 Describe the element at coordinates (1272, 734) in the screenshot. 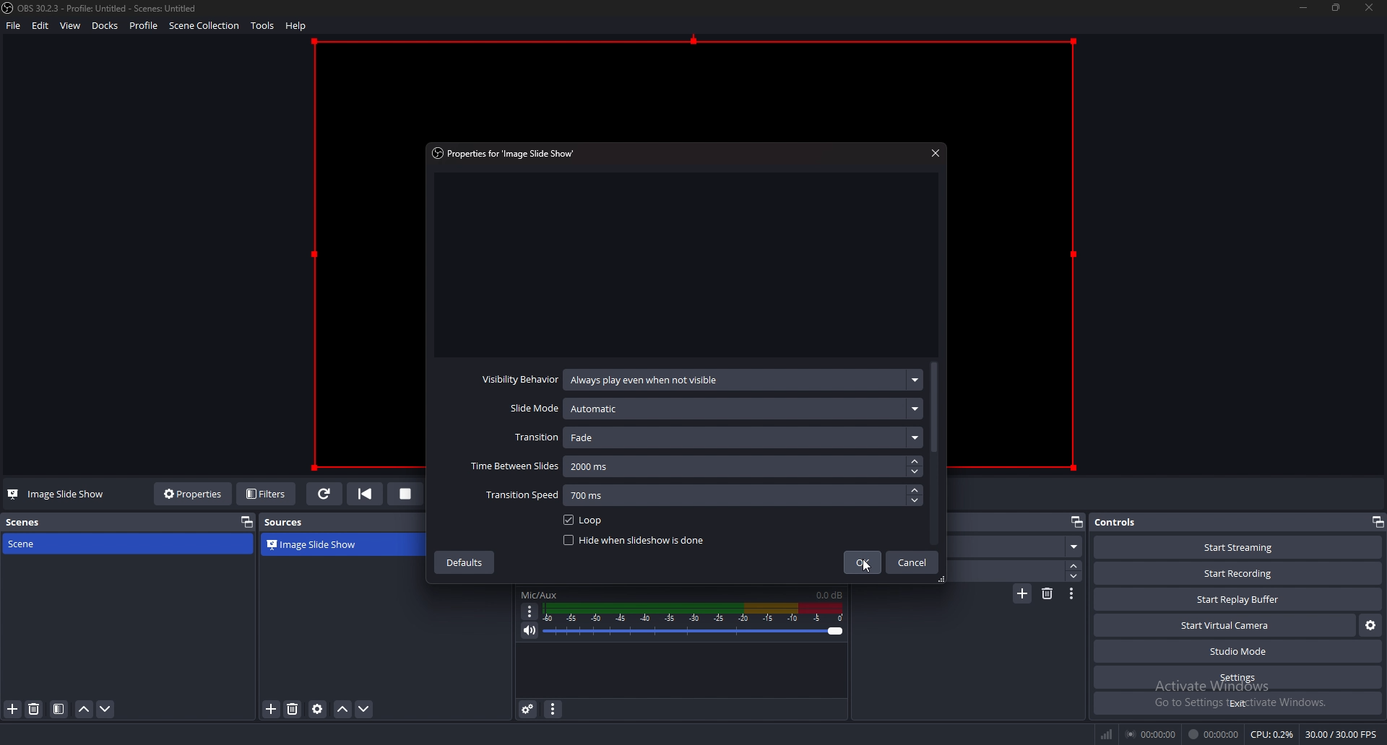

I see `cpu` at that location.